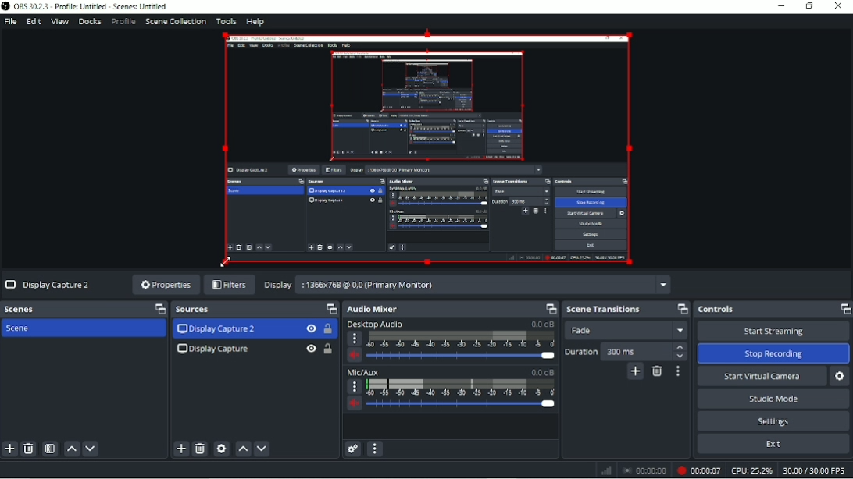 This screenshot has height=479, width=853. What do you see at coordinates (221, 449) in the screenshot?
I see `Open source properties` at bounding box center [221, 449].